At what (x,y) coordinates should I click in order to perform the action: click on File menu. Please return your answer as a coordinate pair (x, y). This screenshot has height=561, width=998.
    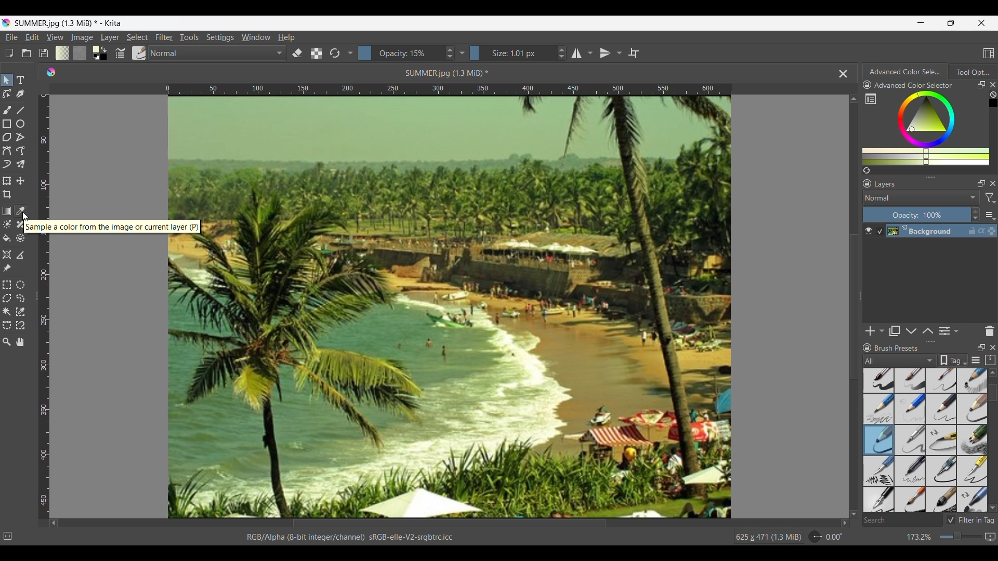
    Looking at the image, I should click on (11, 37).